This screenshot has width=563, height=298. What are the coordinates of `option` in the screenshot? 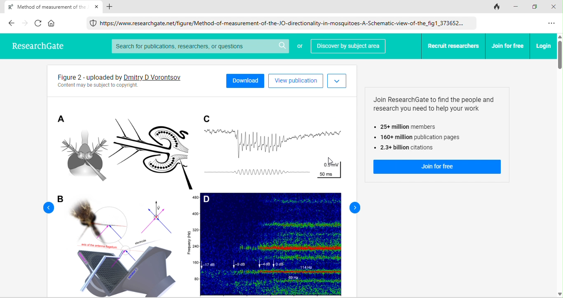 It's located at (552, 24).